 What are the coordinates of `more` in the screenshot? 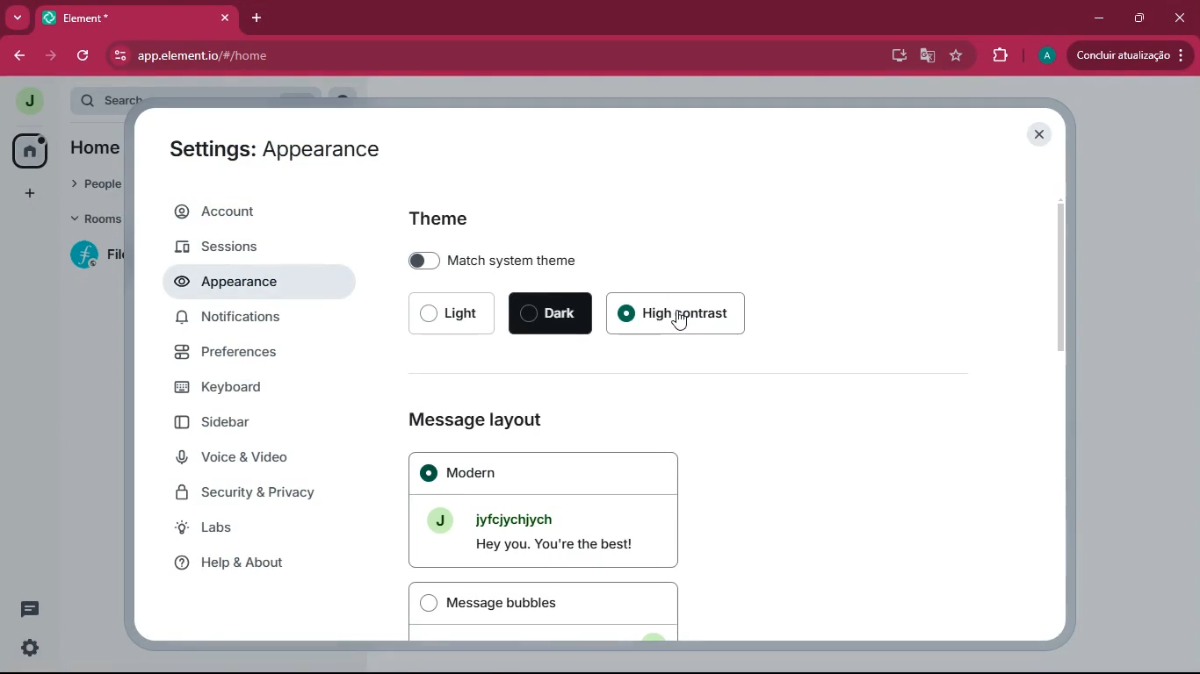 It's located at (18, 17).